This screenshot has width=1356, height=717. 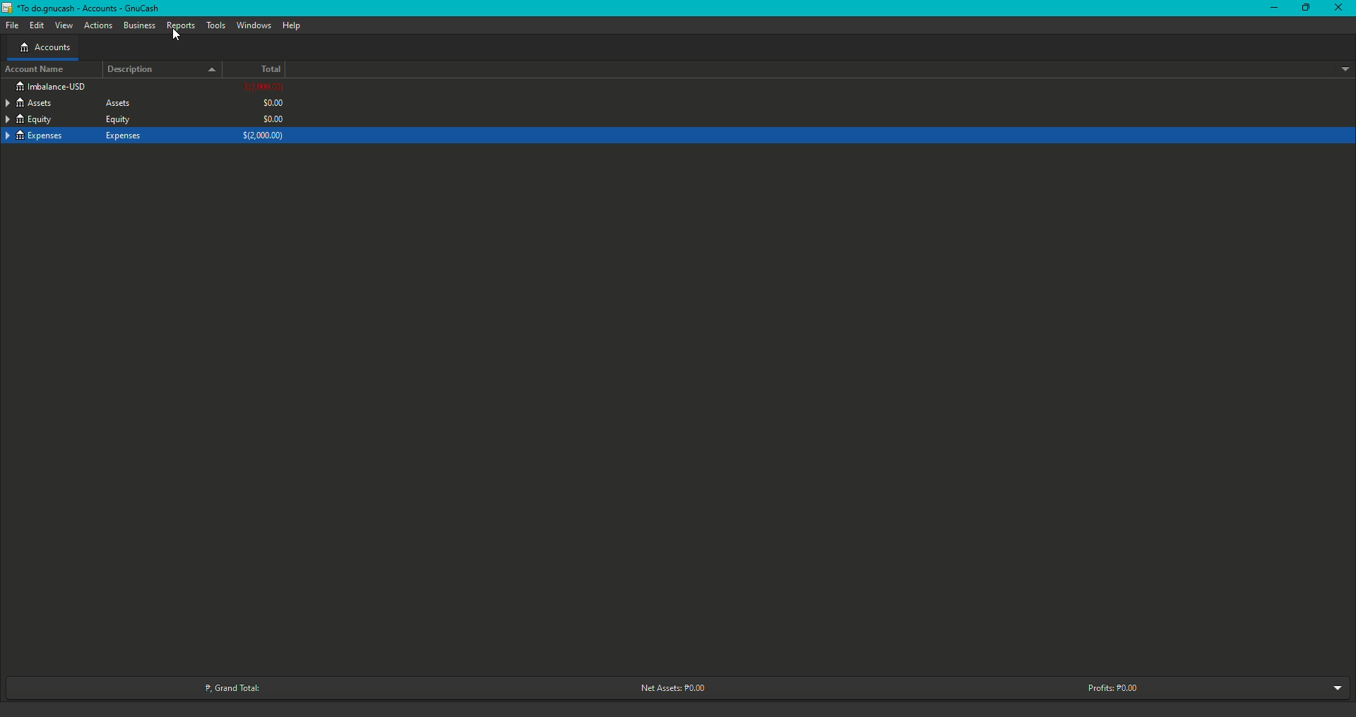 I want to click on Grand Total, so click(x=239, y=687).